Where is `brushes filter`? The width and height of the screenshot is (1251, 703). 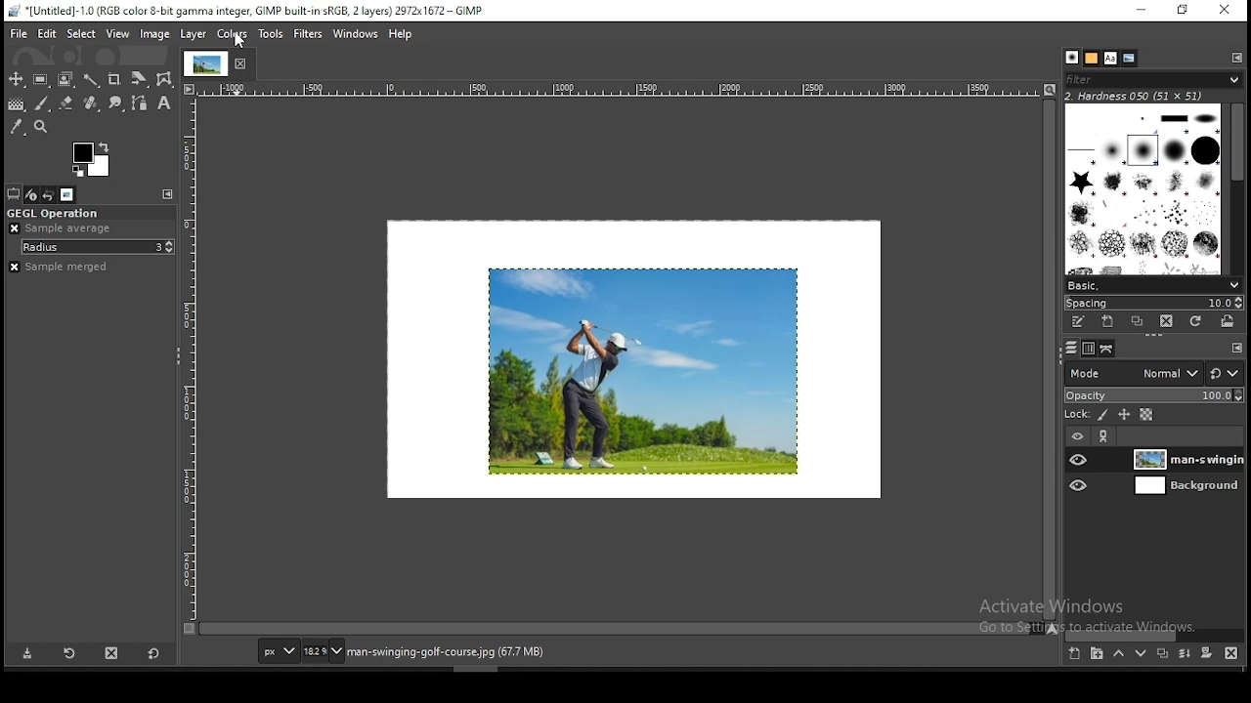 brushes filter is located at coordinates (1152, 80).